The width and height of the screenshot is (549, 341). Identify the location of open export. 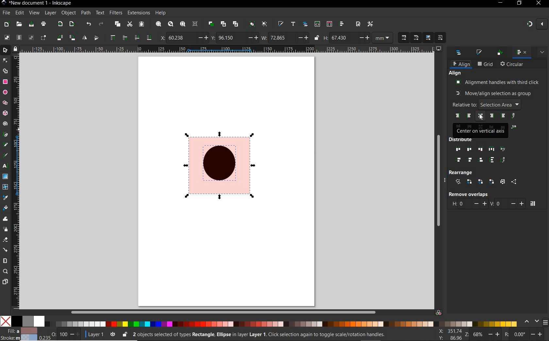
(72, 24).